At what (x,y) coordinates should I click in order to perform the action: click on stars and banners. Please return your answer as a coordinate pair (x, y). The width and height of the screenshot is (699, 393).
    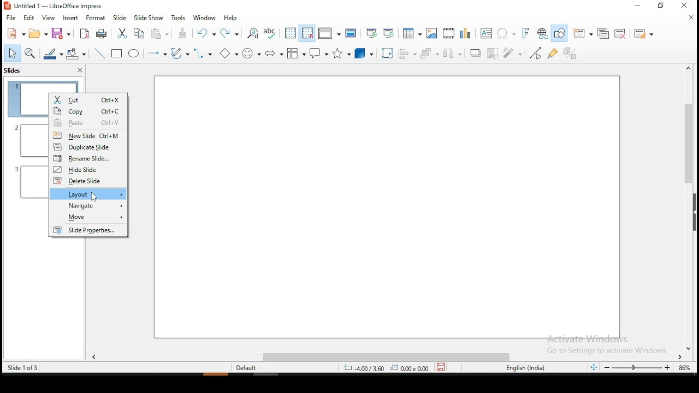
    Looking at the image, I should click on (342, 54).